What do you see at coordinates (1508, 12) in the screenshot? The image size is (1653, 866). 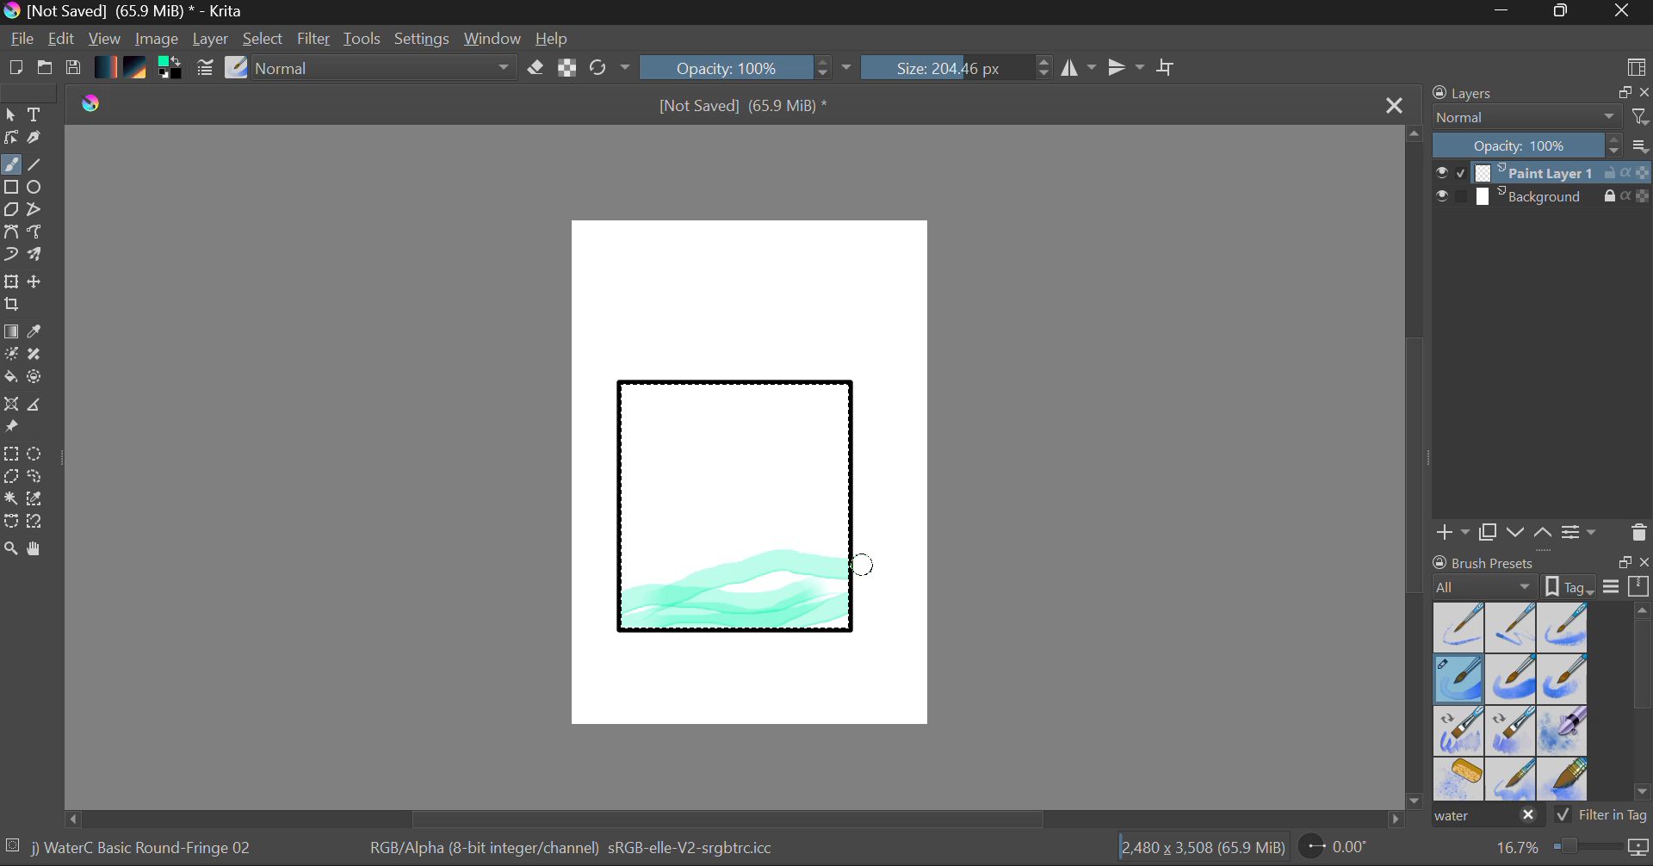 I see `Restore Down` at bounding box center [1508, 12].